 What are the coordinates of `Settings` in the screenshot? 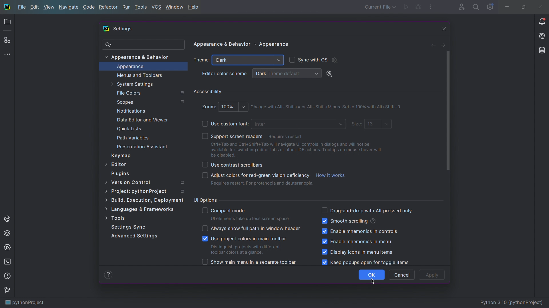 It's located at (490, 6).